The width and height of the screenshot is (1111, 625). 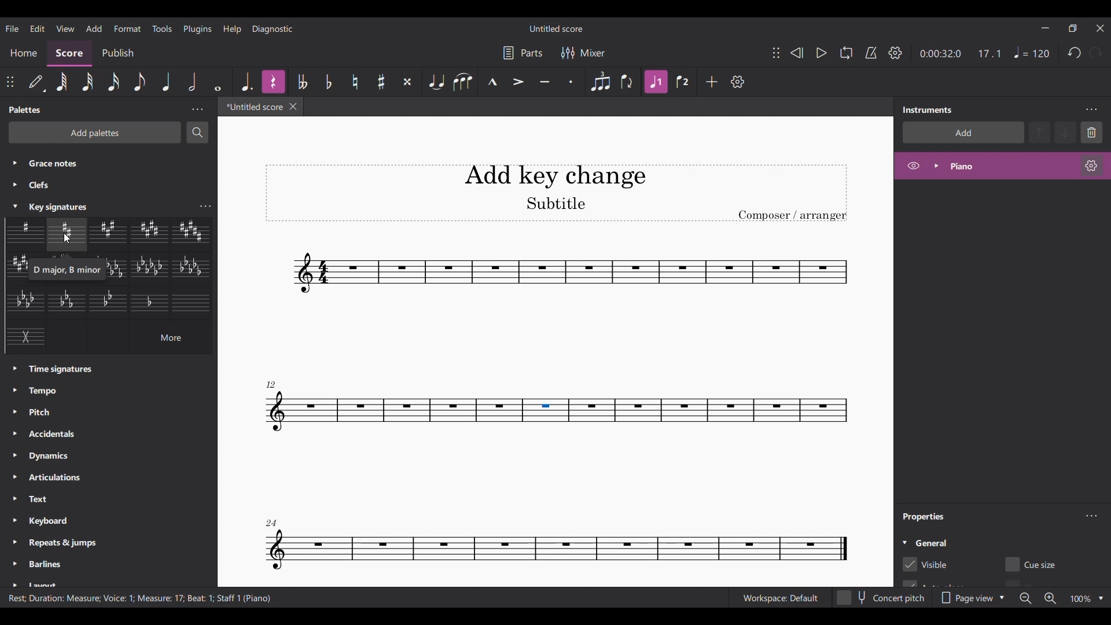 I want to click on Workspace: default, so click(x=780, y=598).